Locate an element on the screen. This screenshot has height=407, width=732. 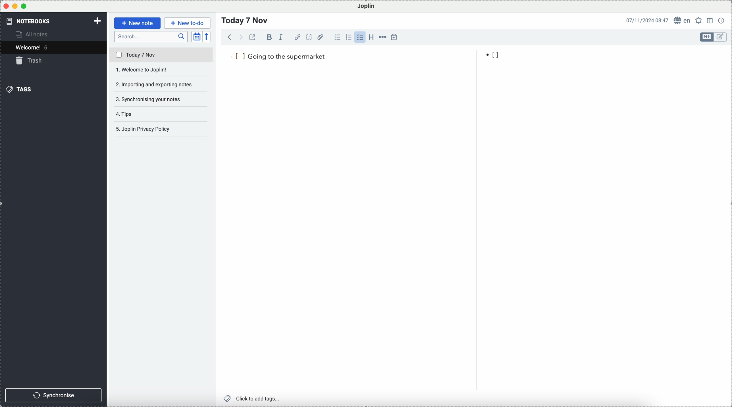
search bar is located at coordinates (151, 37).